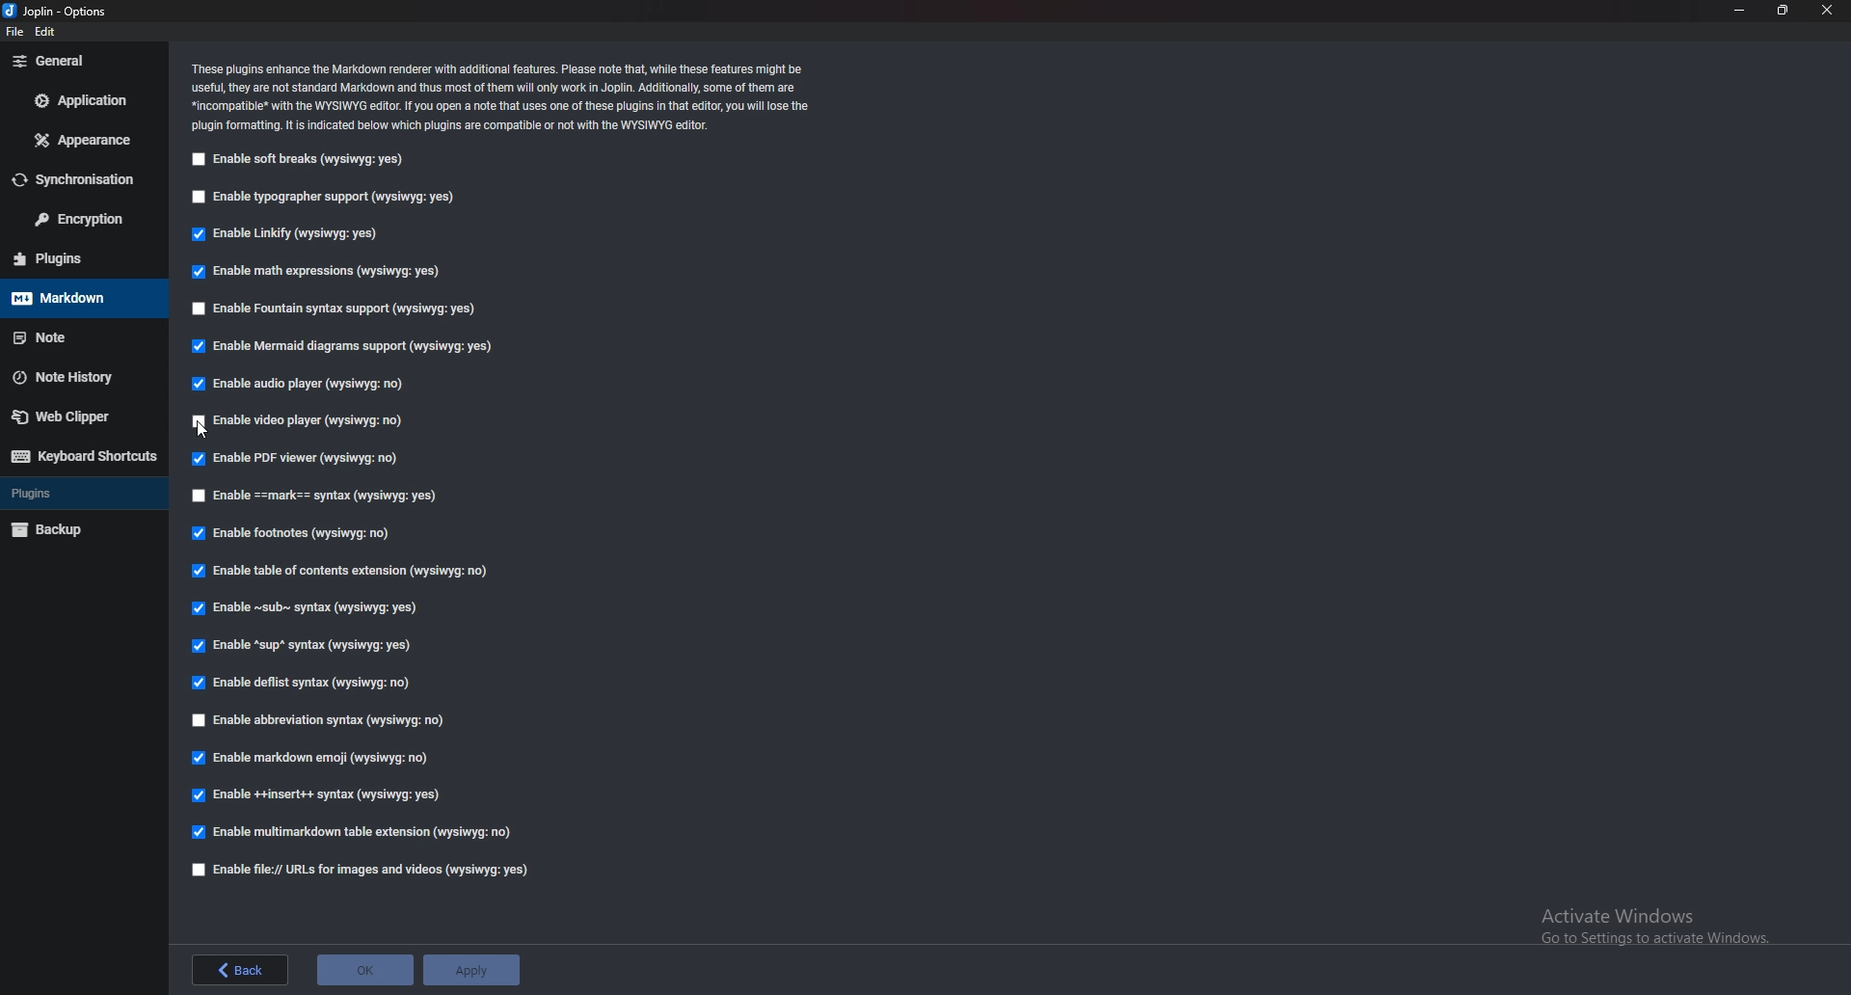  What do you see at coordinates (318, 794) in the screenshot?
I see `Enable insert syntax` at bounding box center [318, 794].